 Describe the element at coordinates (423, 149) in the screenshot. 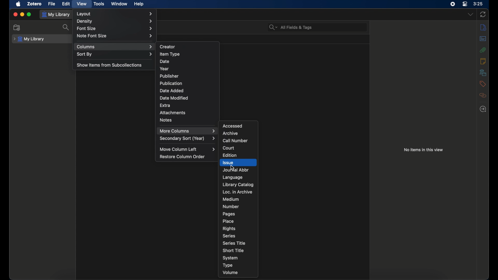

I see `no items in this view` at that location.